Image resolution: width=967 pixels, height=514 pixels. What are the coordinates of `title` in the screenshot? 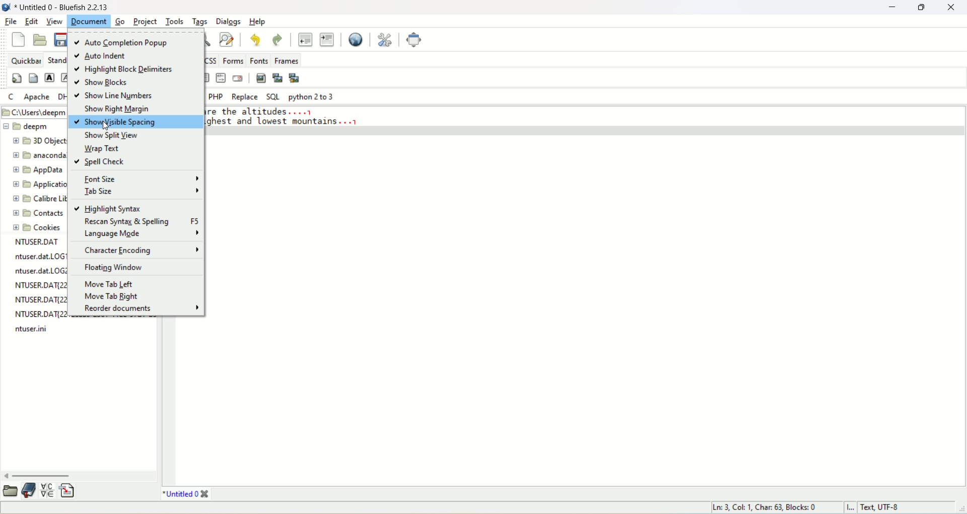 It's located at (185, 494).